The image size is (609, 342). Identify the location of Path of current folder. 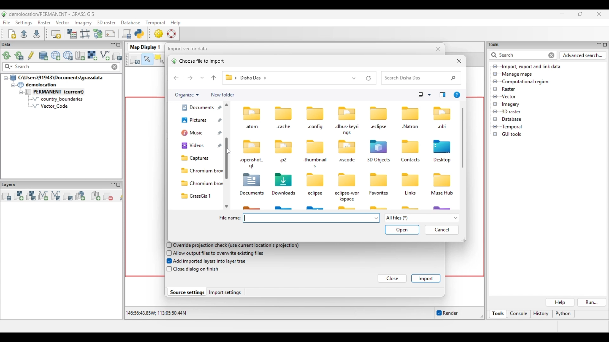
(230, 78).